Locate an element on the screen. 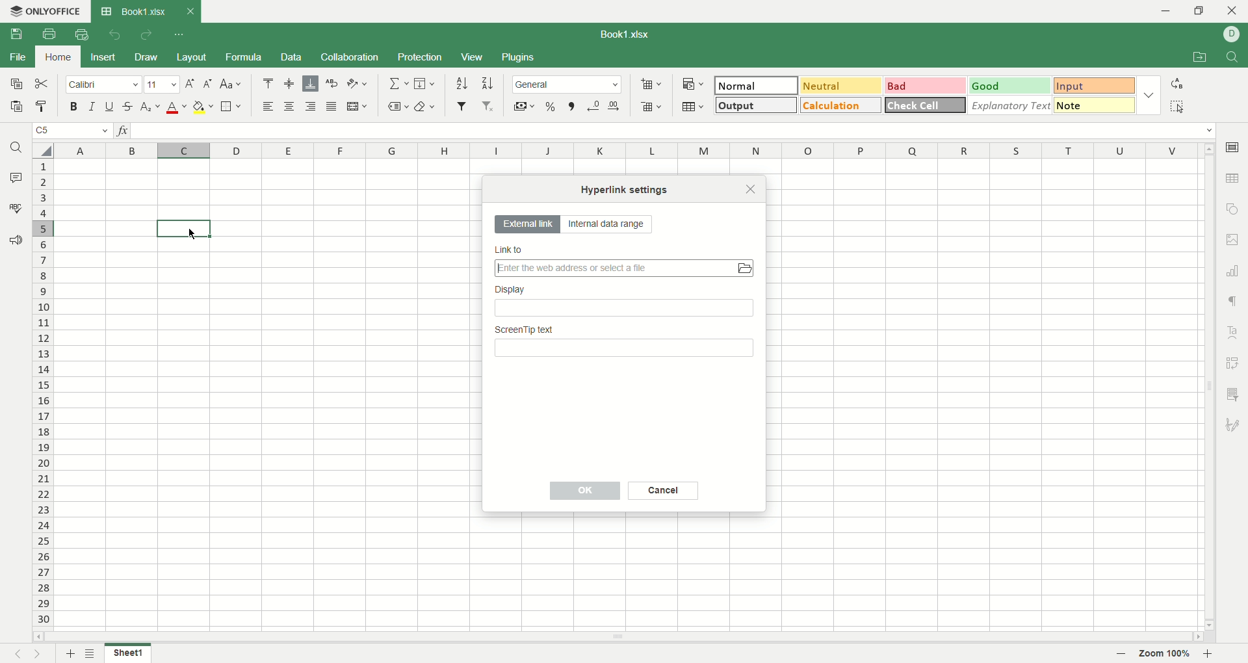 This screenshot has height=663, width=1248. home is located at coordinates (59, 57).